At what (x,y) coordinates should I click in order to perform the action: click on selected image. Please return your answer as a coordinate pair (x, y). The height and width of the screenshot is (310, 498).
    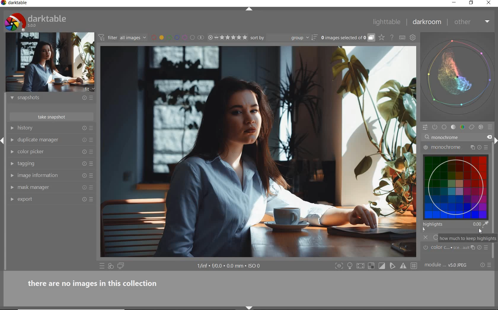
    Looking at the image, I should click on (258, 152).